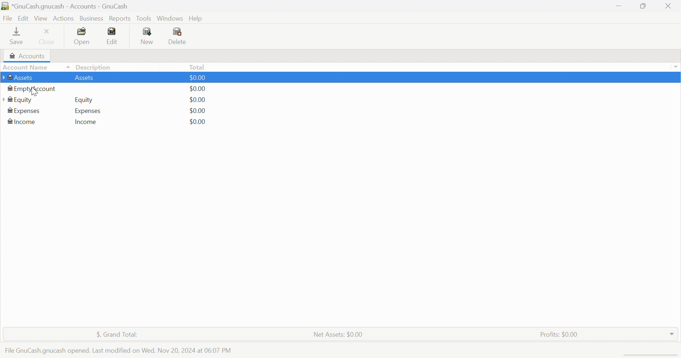 Image resolution: width=681 pixels, height=358 pixels. I want to click on $, Grand Total:, so click(116, 334).